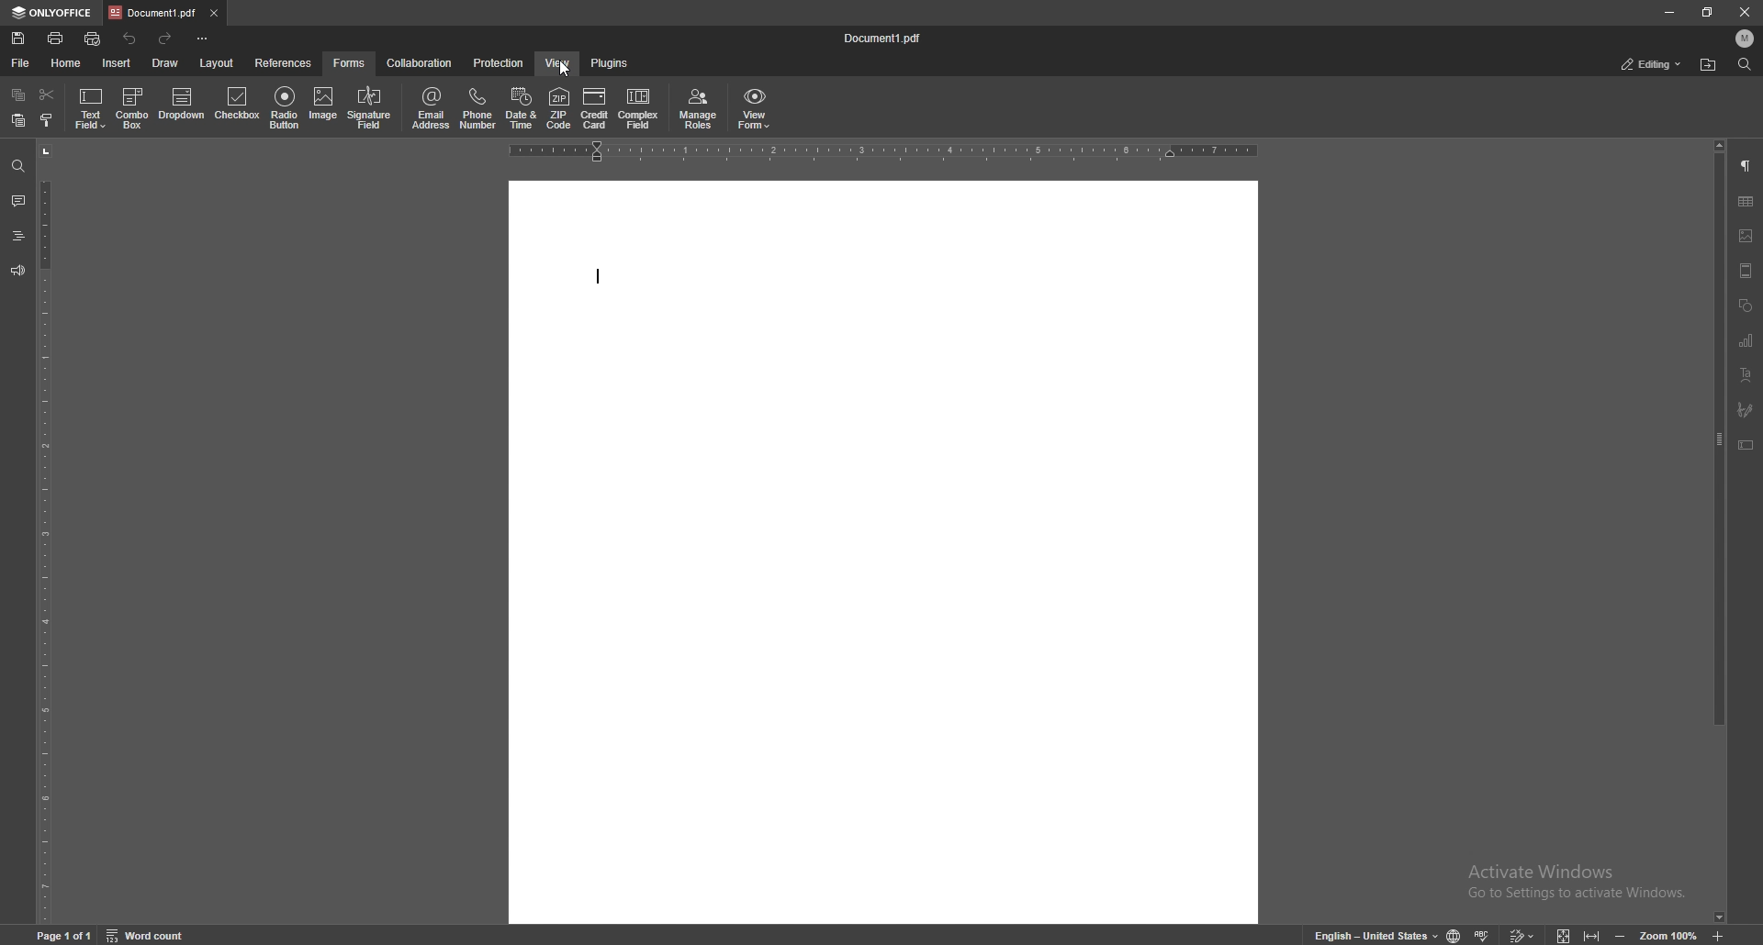 This screenshot has width=1763, height=945. I want to click on layout, so click(218, 65).